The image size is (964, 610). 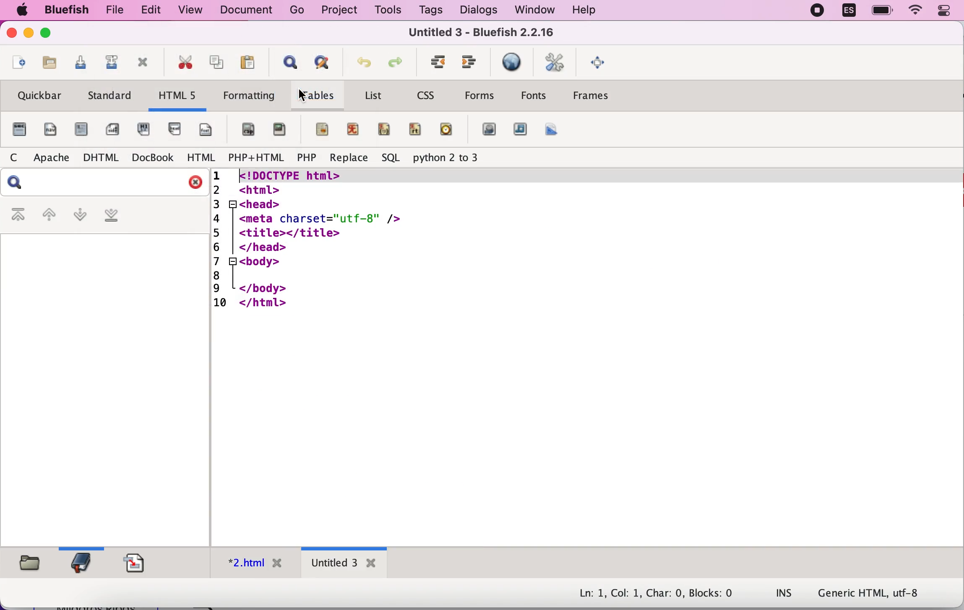 I want to click on project, so click(x=339, y=10).